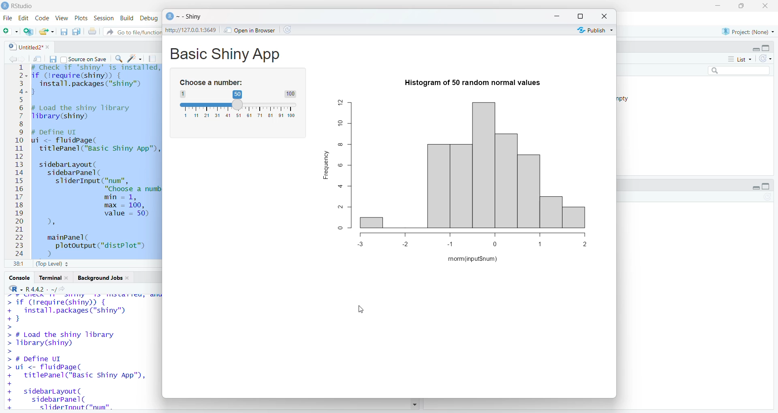 The image size is (778, 413). What do you see at coordinates (61, 399) in the screenshot?
I see `+ sidebarLayout(
+ sidebarpanel(
+ sliderTnout ("num" .` at bounding box center [61, 399].